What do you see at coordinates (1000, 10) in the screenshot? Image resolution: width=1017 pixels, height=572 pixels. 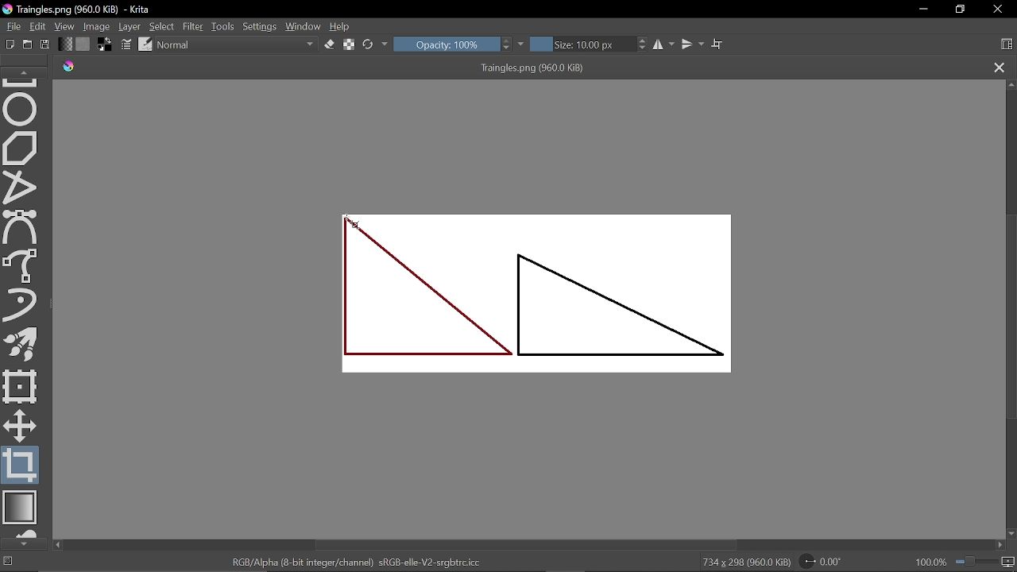 I see `Close` at bounding box center [1000, 10].